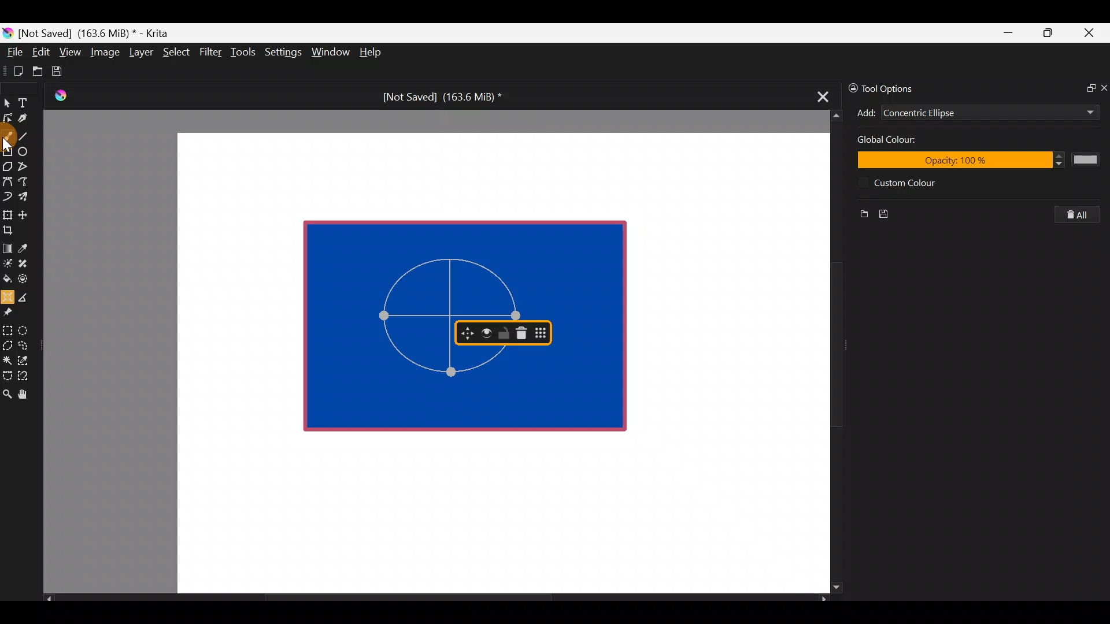 The height and width of the screenshot is (624, 1110). What do you see at coordinates (1048, 32) in the screenshot?
I see `Maximize` at bounding box center [1048, 32].